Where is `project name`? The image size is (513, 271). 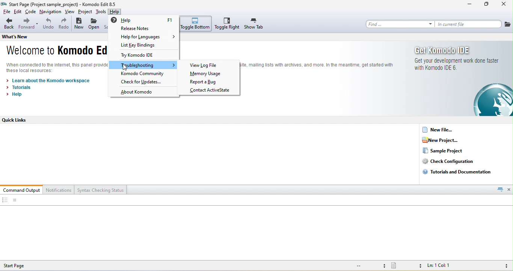
project name is located at coordinates (44, 4).